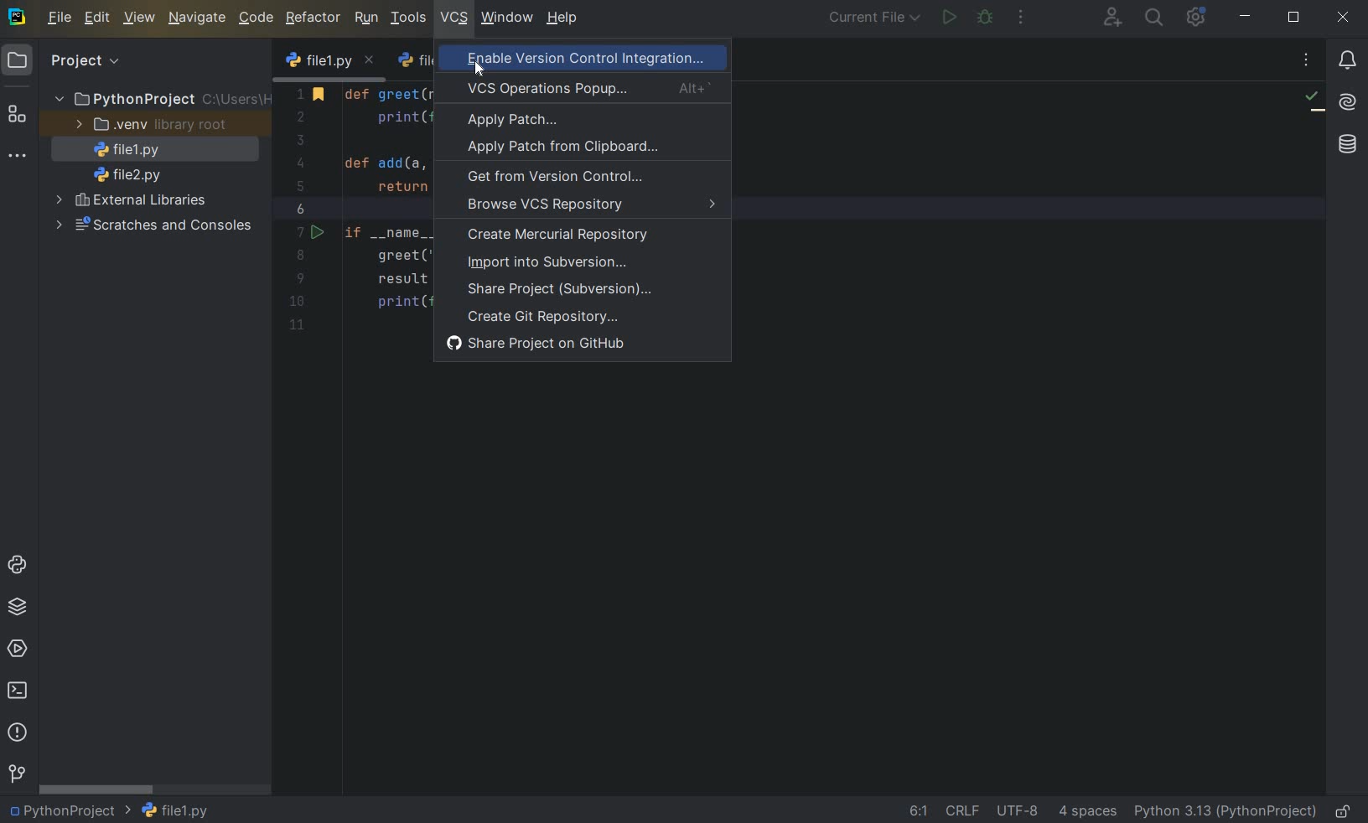 The image size is (1368, 823). What do you see at coordinates (575, 150) in the screenshot?
I see `apply patch from clipboard` at bounding box center [575, 150].